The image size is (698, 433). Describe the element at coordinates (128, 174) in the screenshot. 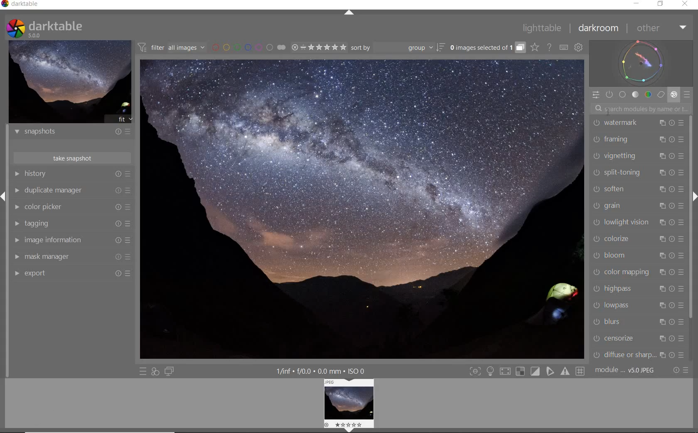

I see `presets and preferences` at that location.